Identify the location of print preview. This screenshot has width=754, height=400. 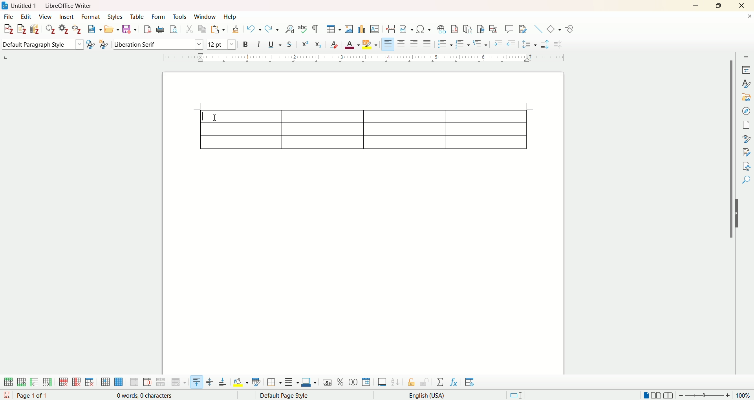
(173, 30).